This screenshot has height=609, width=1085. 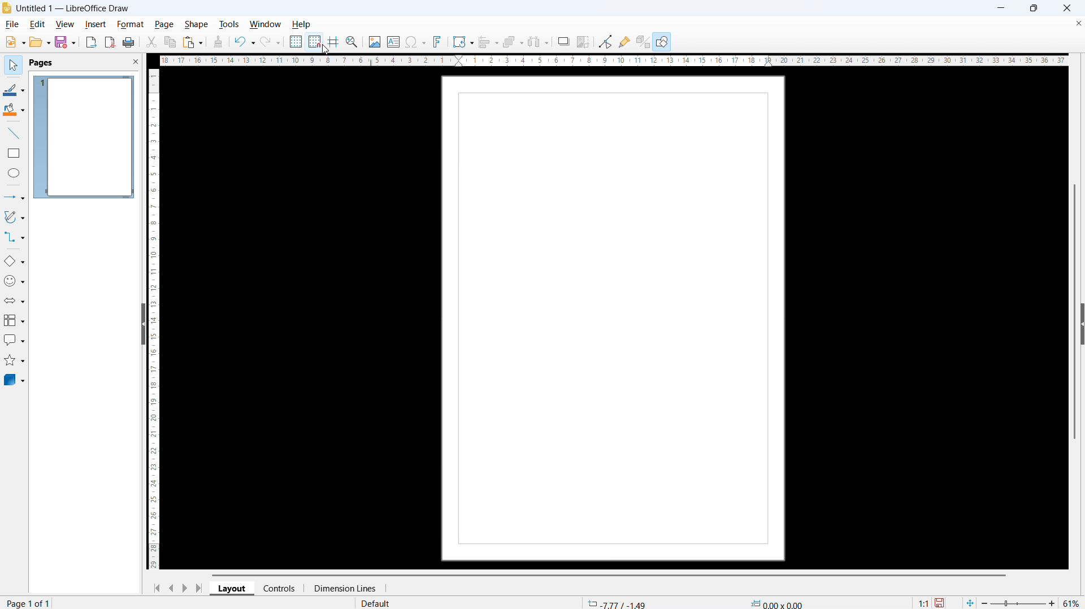 I want to click on Tools , so click(x=229, y=24).